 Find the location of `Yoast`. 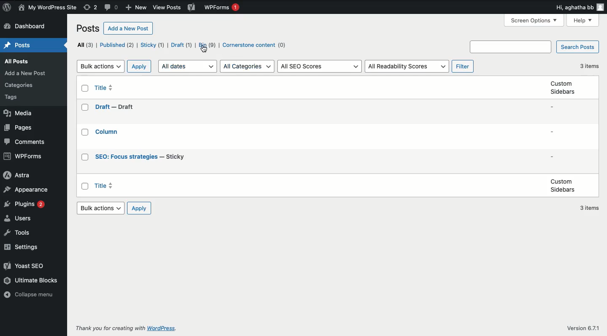

Yoast is located at coordinates (28, 266).